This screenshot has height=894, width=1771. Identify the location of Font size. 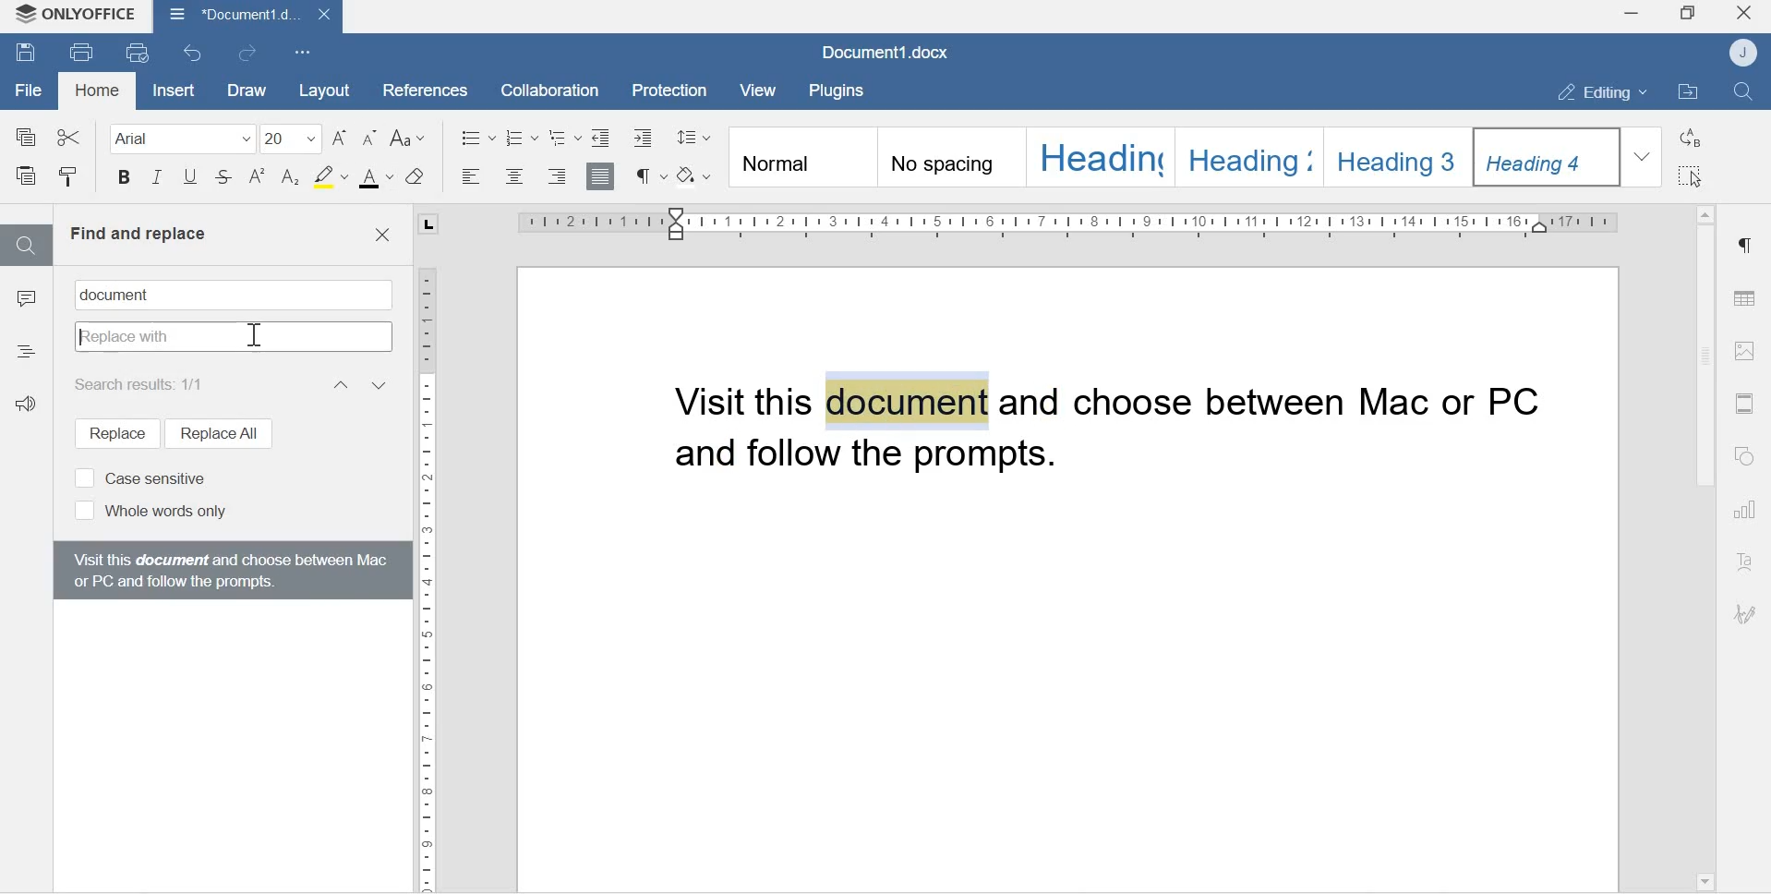
(293, 138).